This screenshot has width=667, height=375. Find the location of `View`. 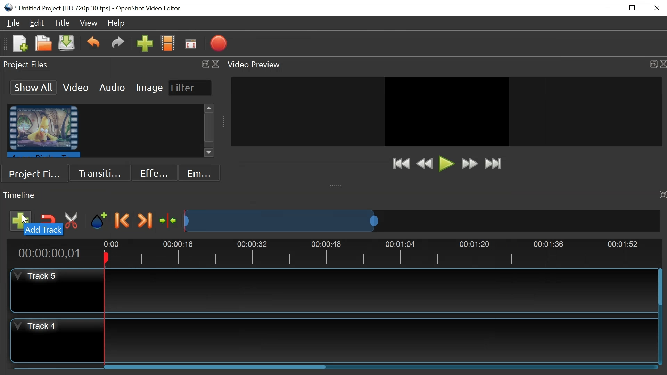

View is located at coordinates (88, 22).